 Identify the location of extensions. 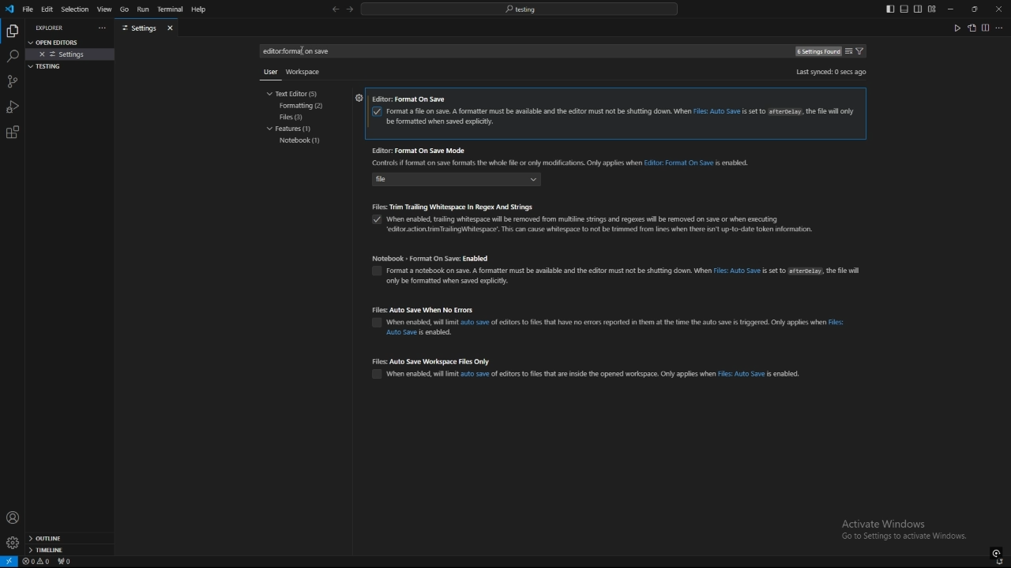
(13, 133).